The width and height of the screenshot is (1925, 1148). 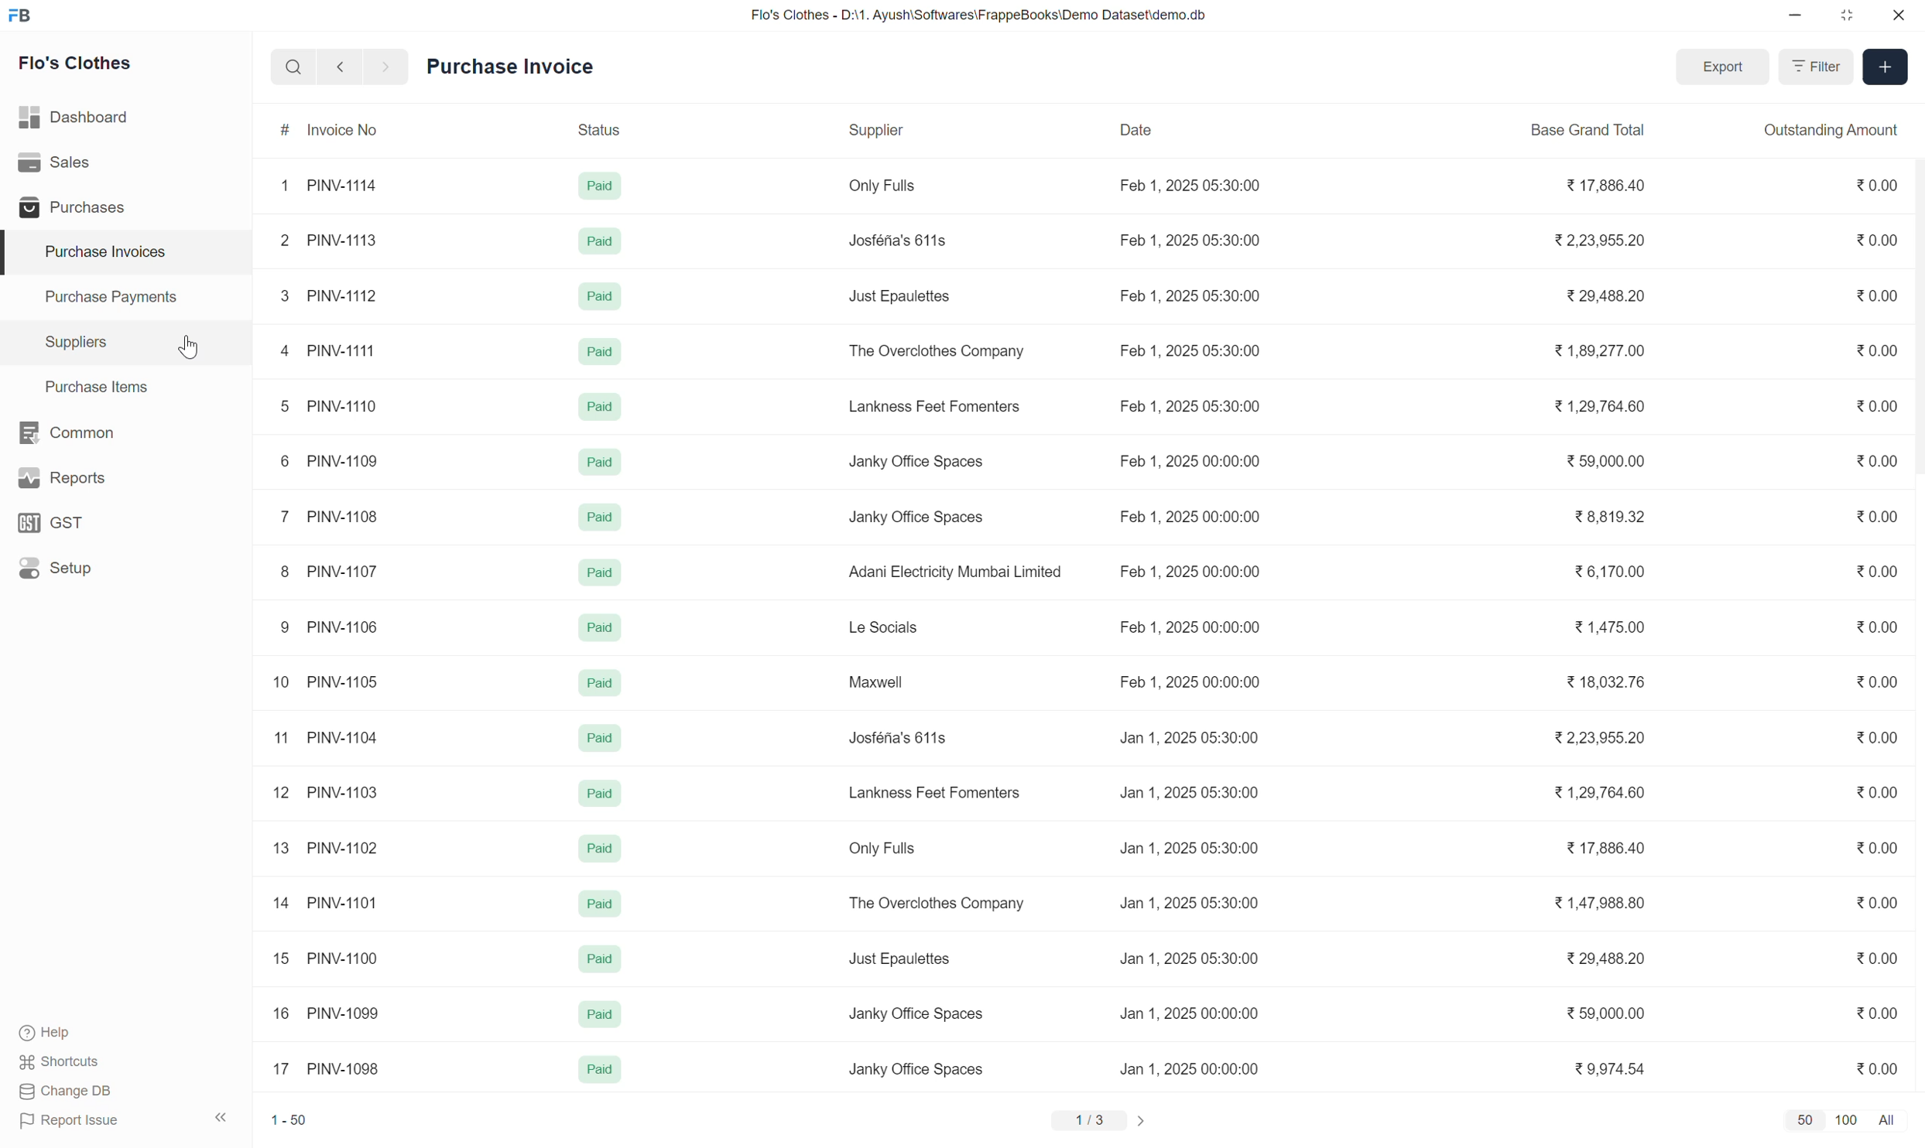 What do you see at coordinates (508, 65) in the screenshot?
I see `Purchase Invoice` at bounding box center [508, 65].